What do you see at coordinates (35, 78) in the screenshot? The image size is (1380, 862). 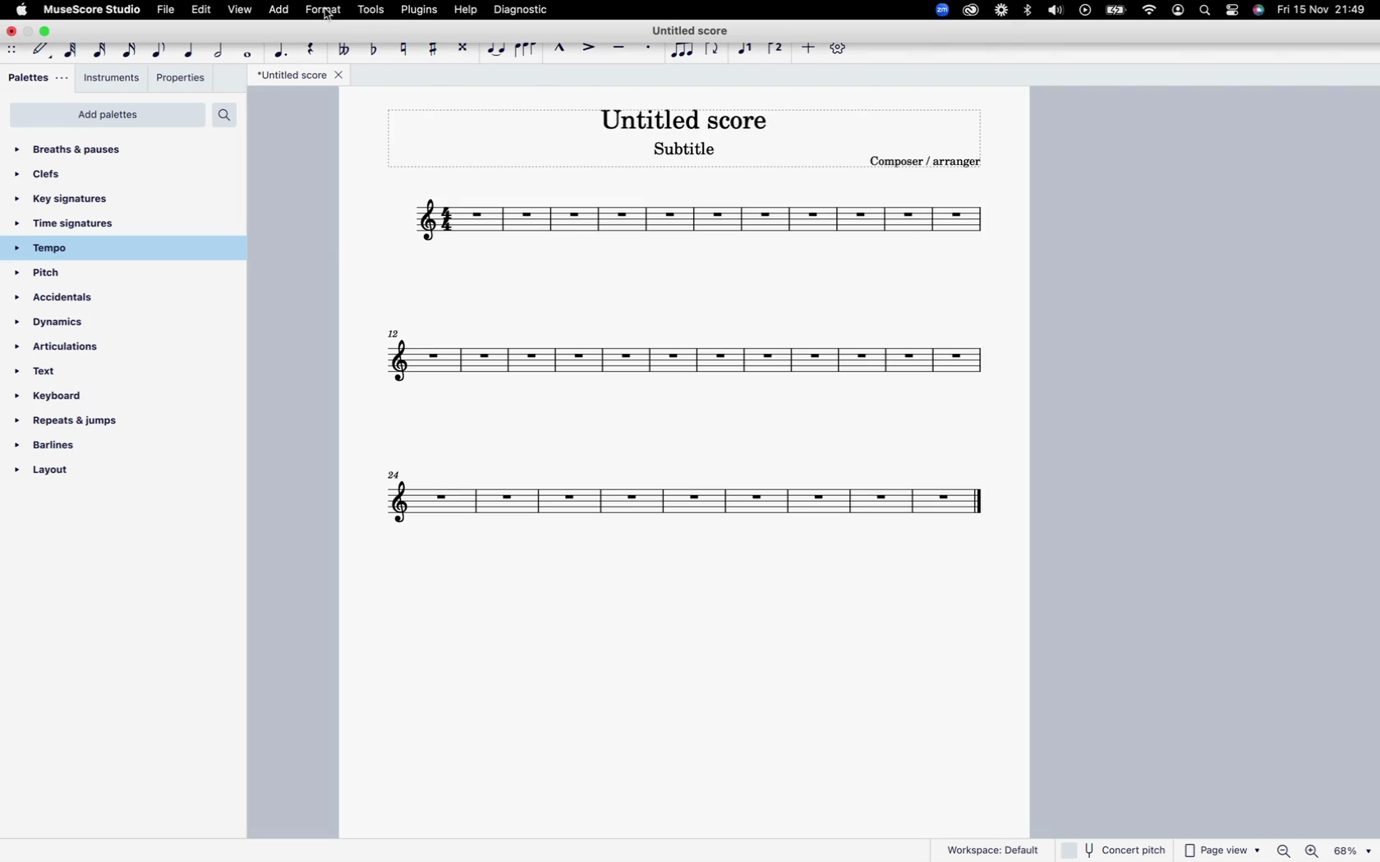 I see `palletes` at bounding box center [35, 78].